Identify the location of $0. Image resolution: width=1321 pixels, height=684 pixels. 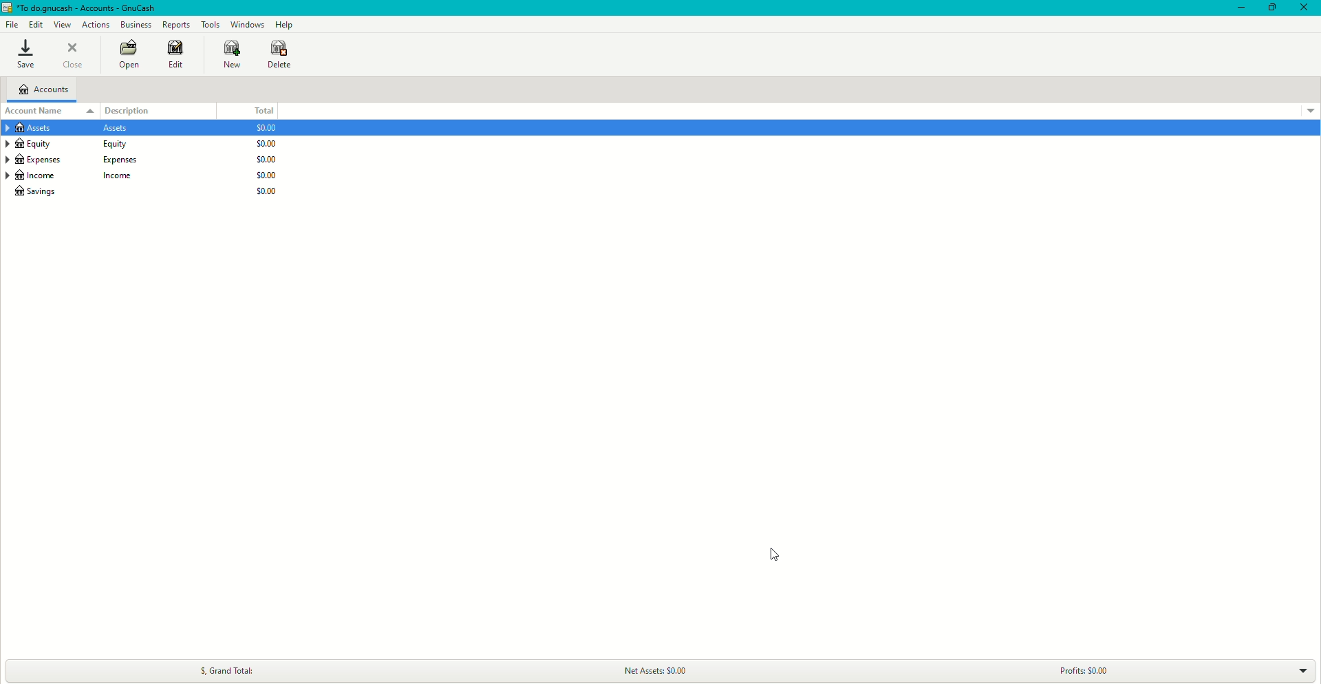
(262, 160).